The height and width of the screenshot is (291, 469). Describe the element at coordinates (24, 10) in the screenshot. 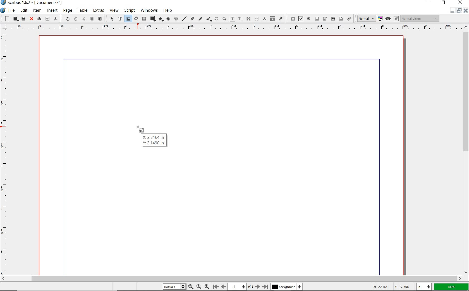

I see `EDIT` at that location.